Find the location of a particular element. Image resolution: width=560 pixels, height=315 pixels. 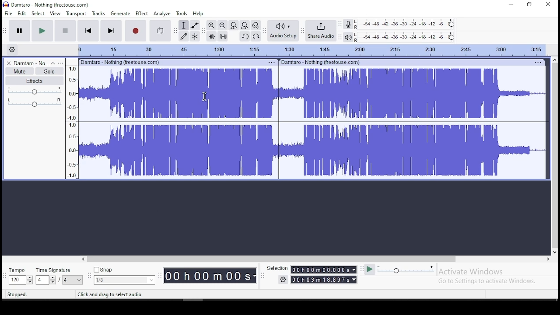

view is located at coordinates (56, 13).